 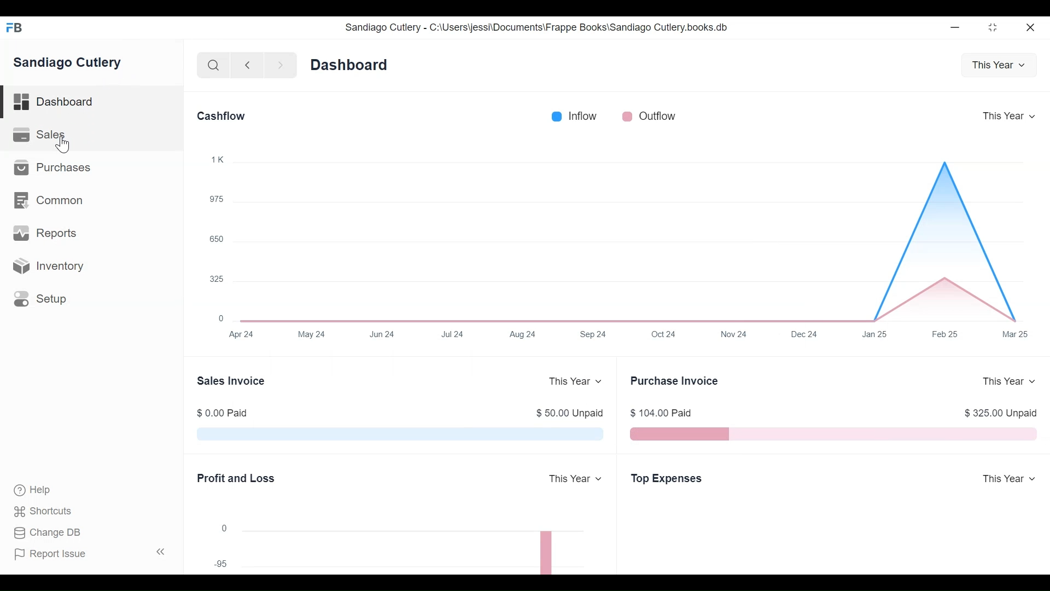 I want to click on minimize, so click(x=955, y=27).